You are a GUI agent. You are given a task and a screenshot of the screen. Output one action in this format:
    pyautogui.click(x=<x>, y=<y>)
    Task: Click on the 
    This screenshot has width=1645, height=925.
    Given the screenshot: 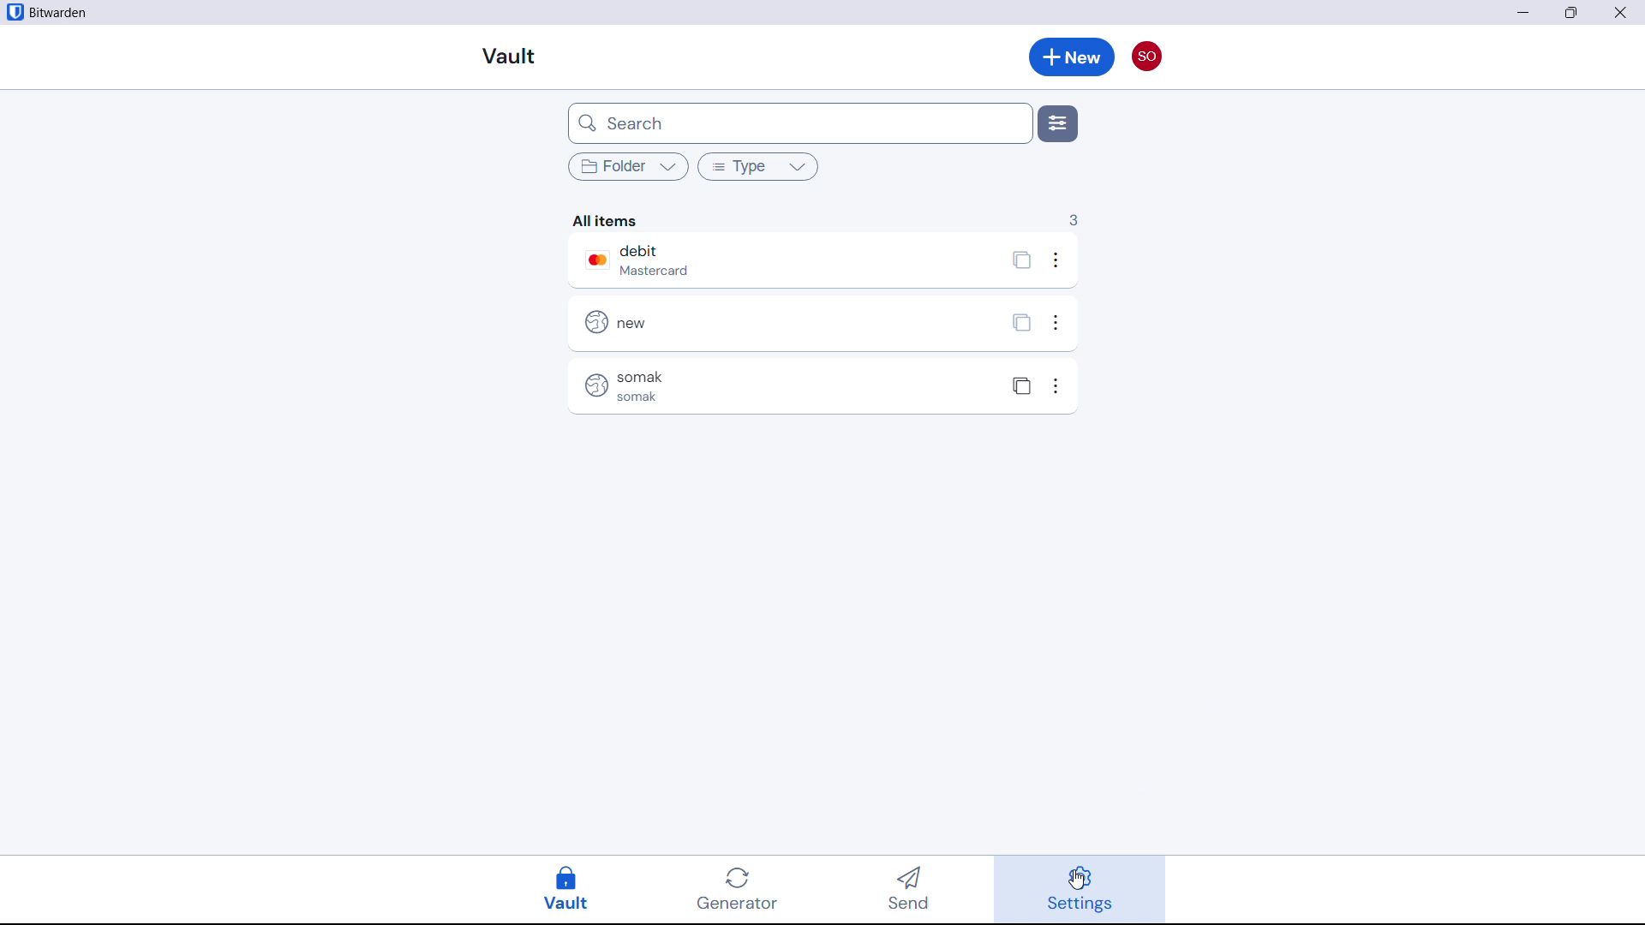 What is the action you would take?
    pyautogui.click(x=1058, y=124)
    